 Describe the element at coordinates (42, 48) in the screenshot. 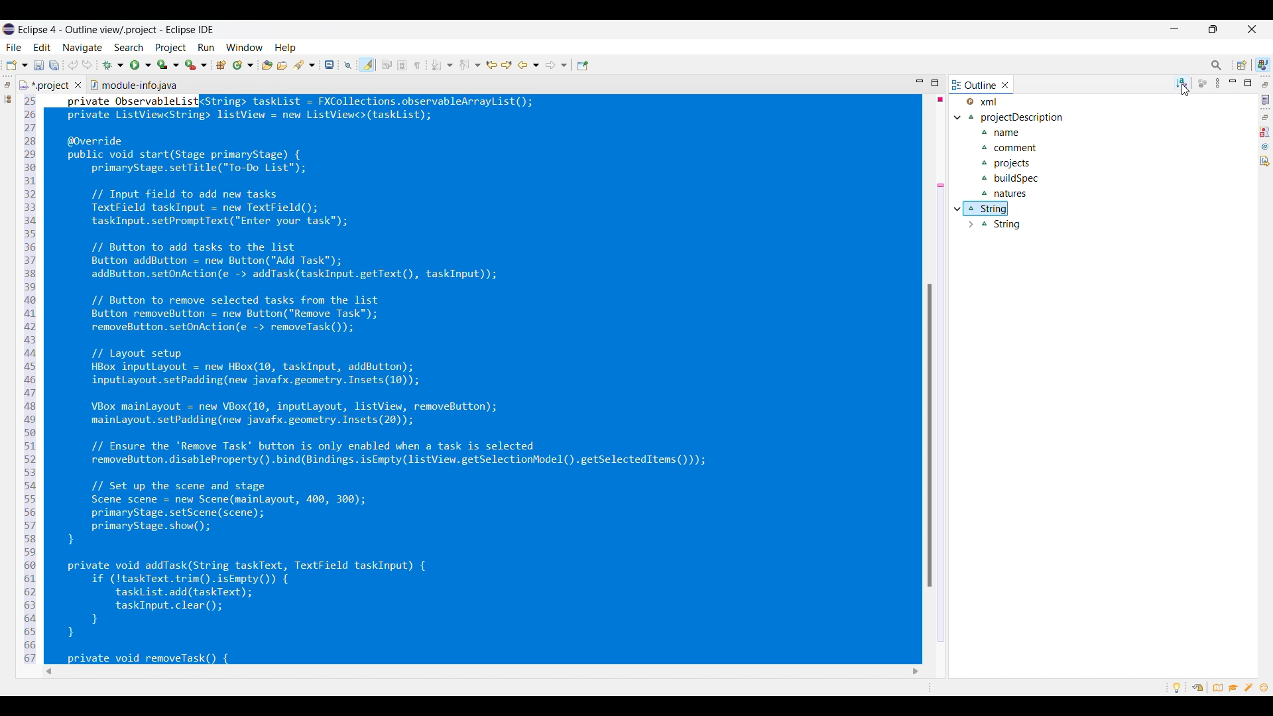

I see `Edit menu` at that location.